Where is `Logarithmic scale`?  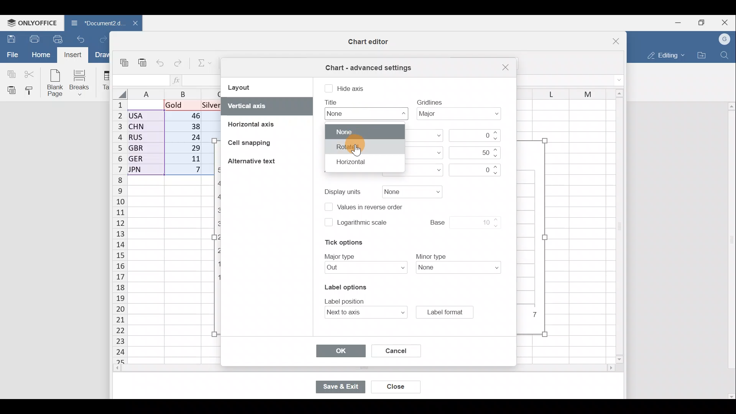 Logarithmic scale is located at coordinates (363, 224).